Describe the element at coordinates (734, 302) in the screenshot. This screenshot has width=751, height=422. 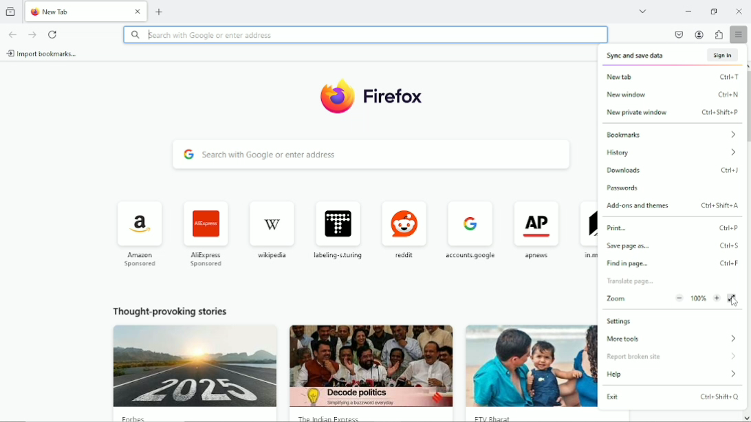
I see `cursor` at that location.